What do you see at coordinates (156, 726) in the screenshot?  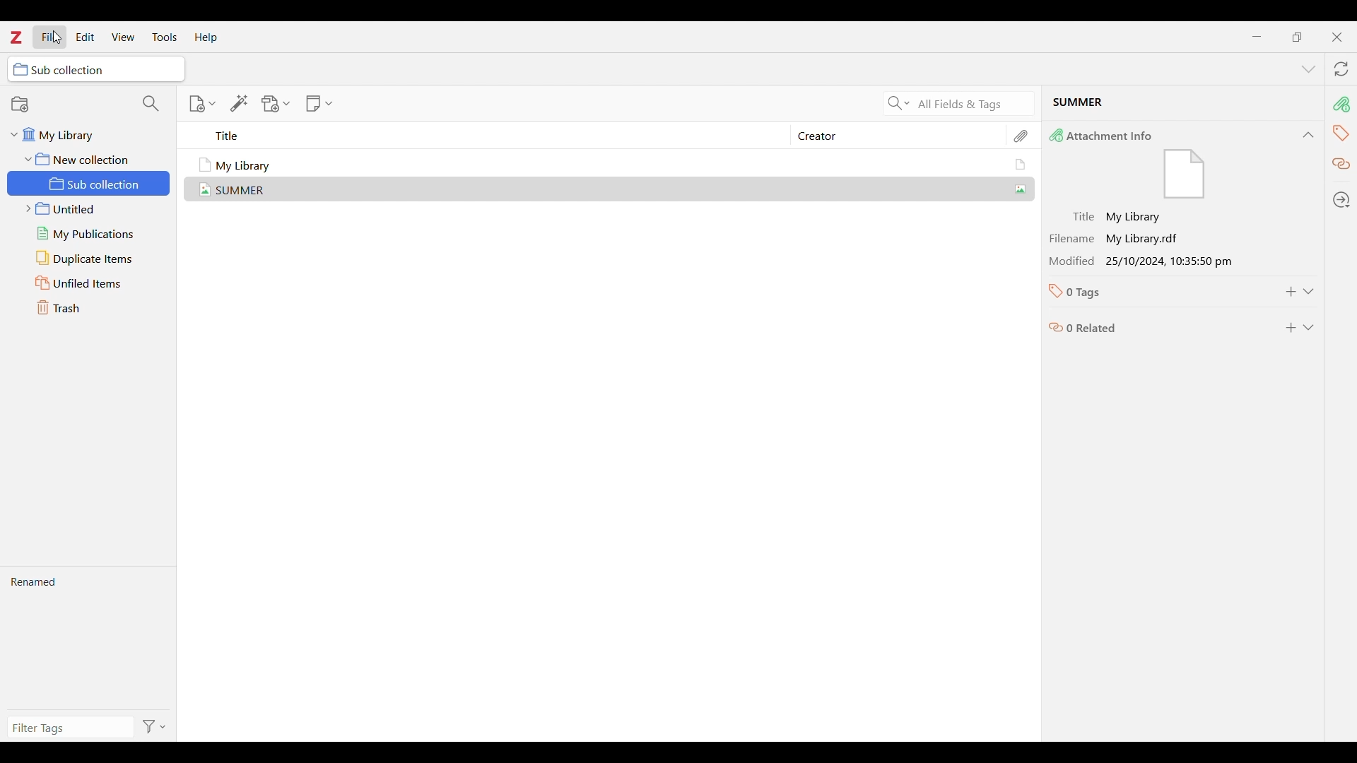 I see `Filter` at bounding box center [156, 726].